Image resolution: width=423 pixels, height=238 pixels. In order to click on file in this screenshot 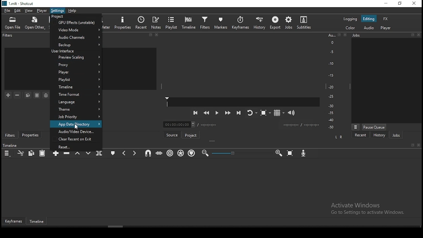, I will do `click(7, 10)`.